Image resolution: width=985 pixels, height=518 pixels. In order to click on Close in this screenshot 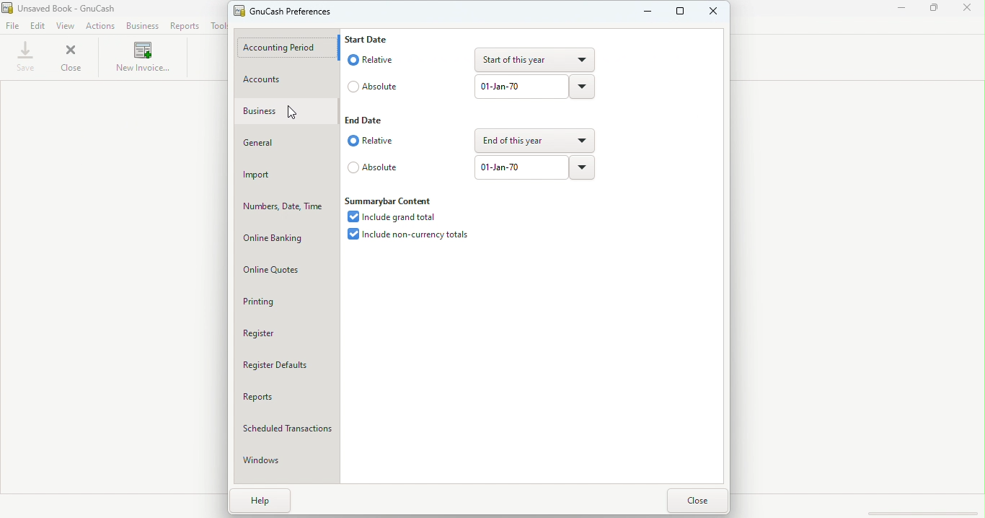, I will do `click(699, 501)`.